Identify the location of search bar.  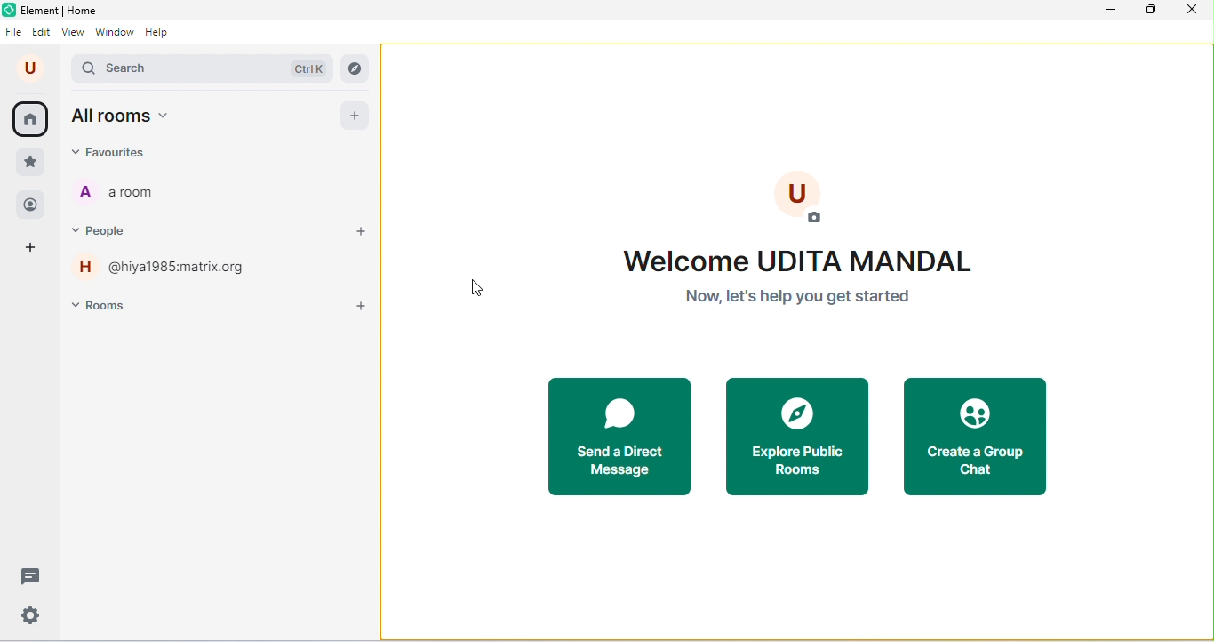
(199, 68).